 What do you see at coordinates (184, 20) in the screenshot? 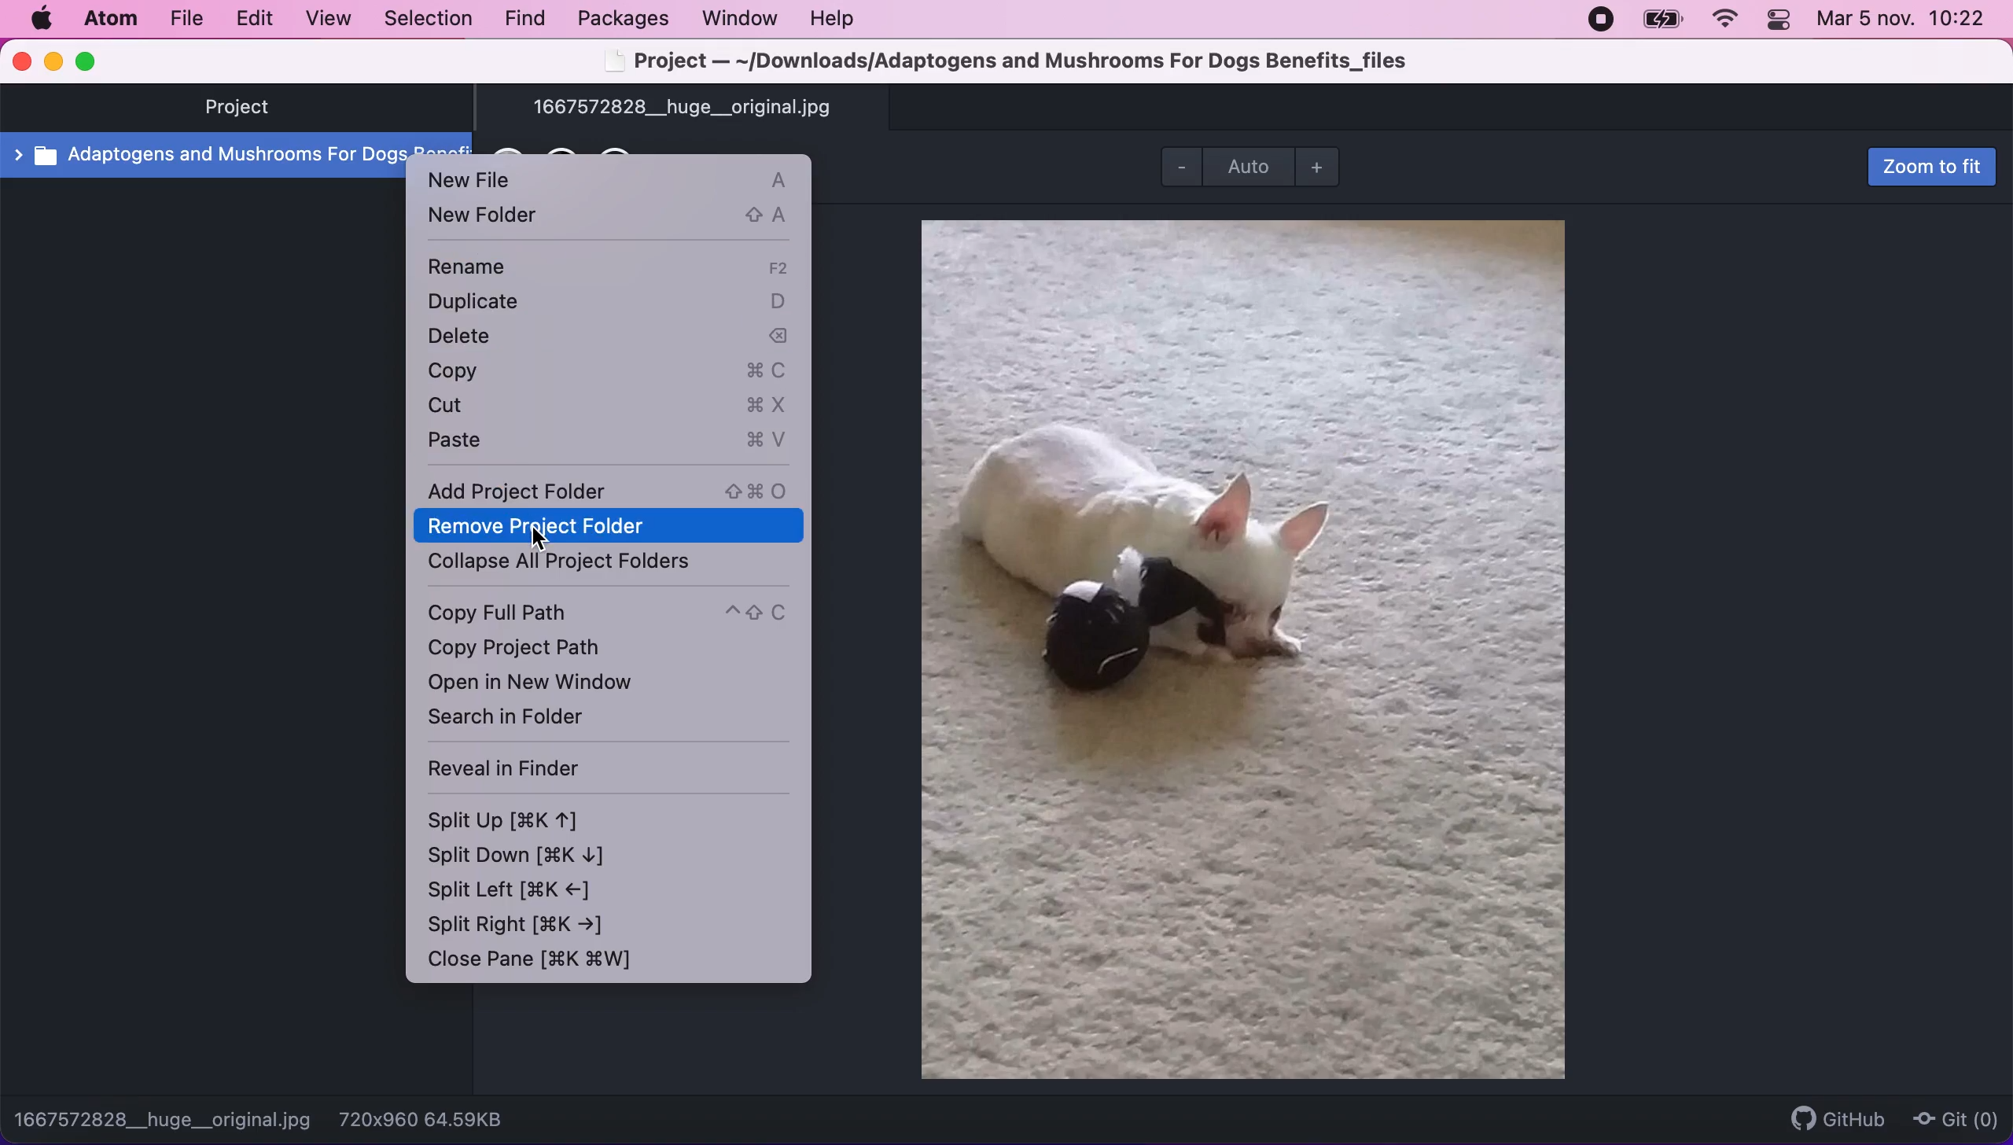
I see `file` at bounding box center [184, 20].